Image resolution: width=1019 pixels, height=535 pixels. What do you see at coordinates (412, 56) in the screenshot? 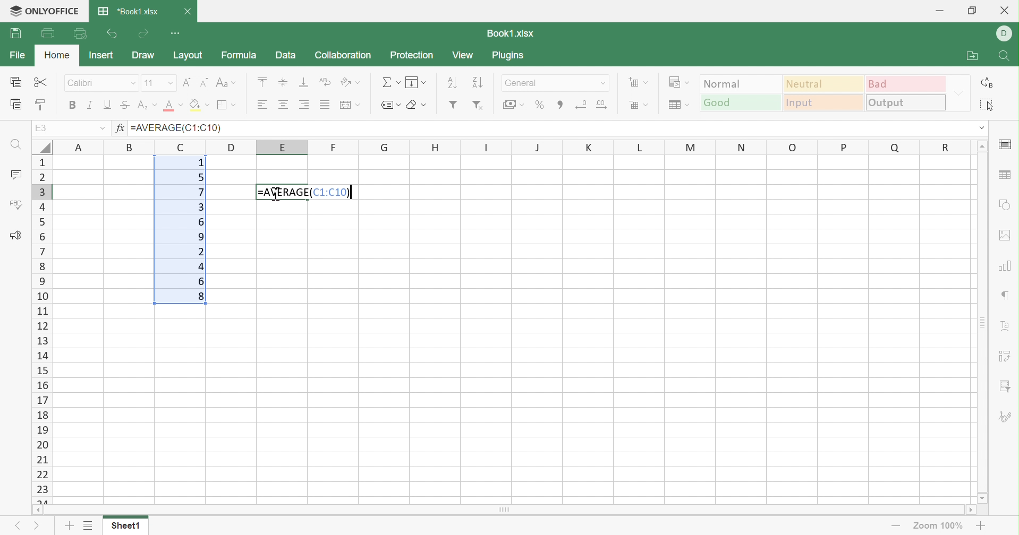
I see `Protection` at bounding box center [412, 56].